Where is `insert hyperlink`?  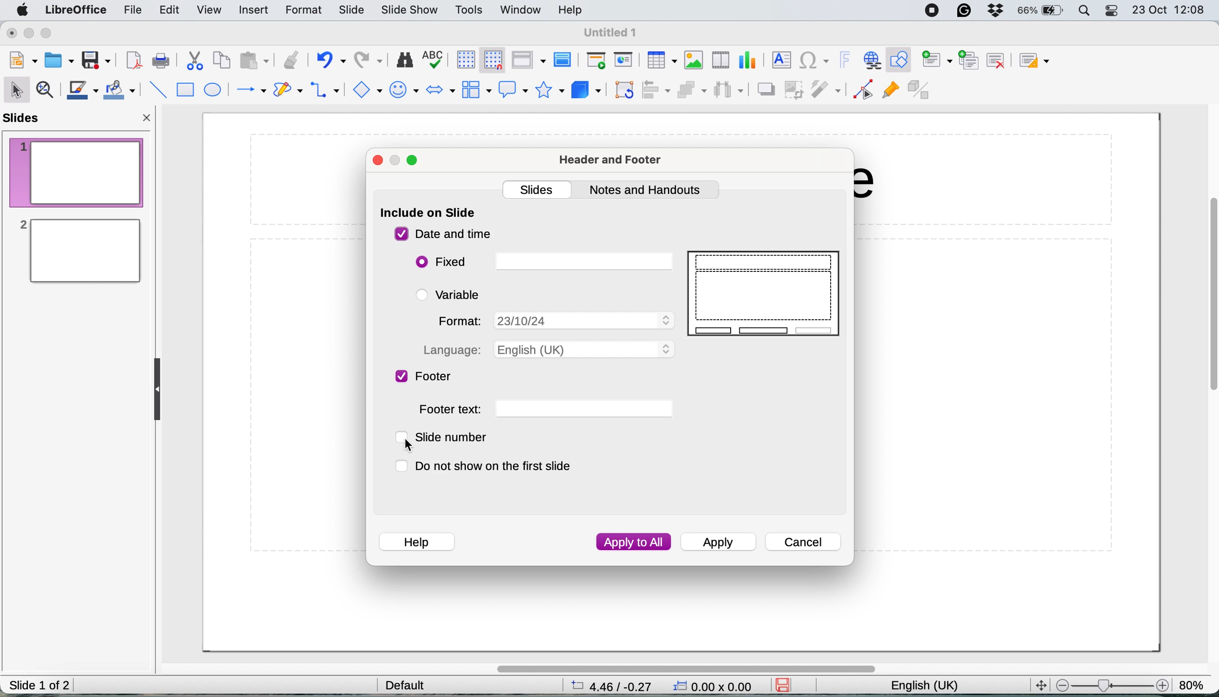 insert hyperlink is located at coordinates (871, 60).